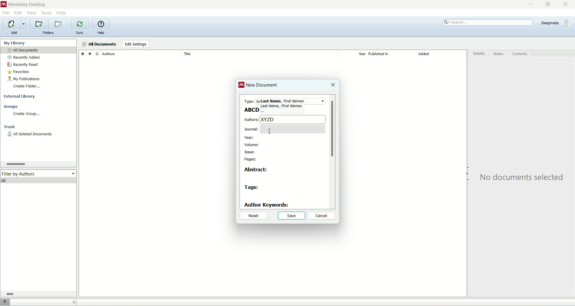 Image resolution: width=575 pixels, height=306 pixels. I want to click on year, so click(355, 54).